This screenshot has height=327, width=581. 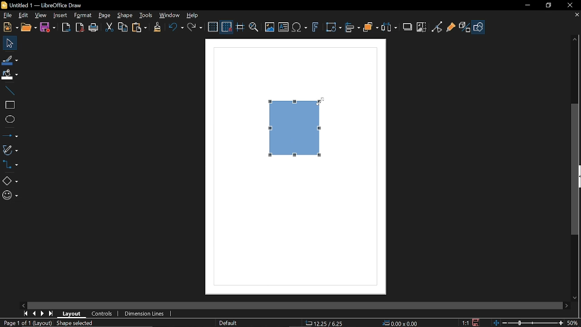 What do you see at coordinates (25, 314) in the screenshot?
I see `First page` at bounding box center [25, 314].